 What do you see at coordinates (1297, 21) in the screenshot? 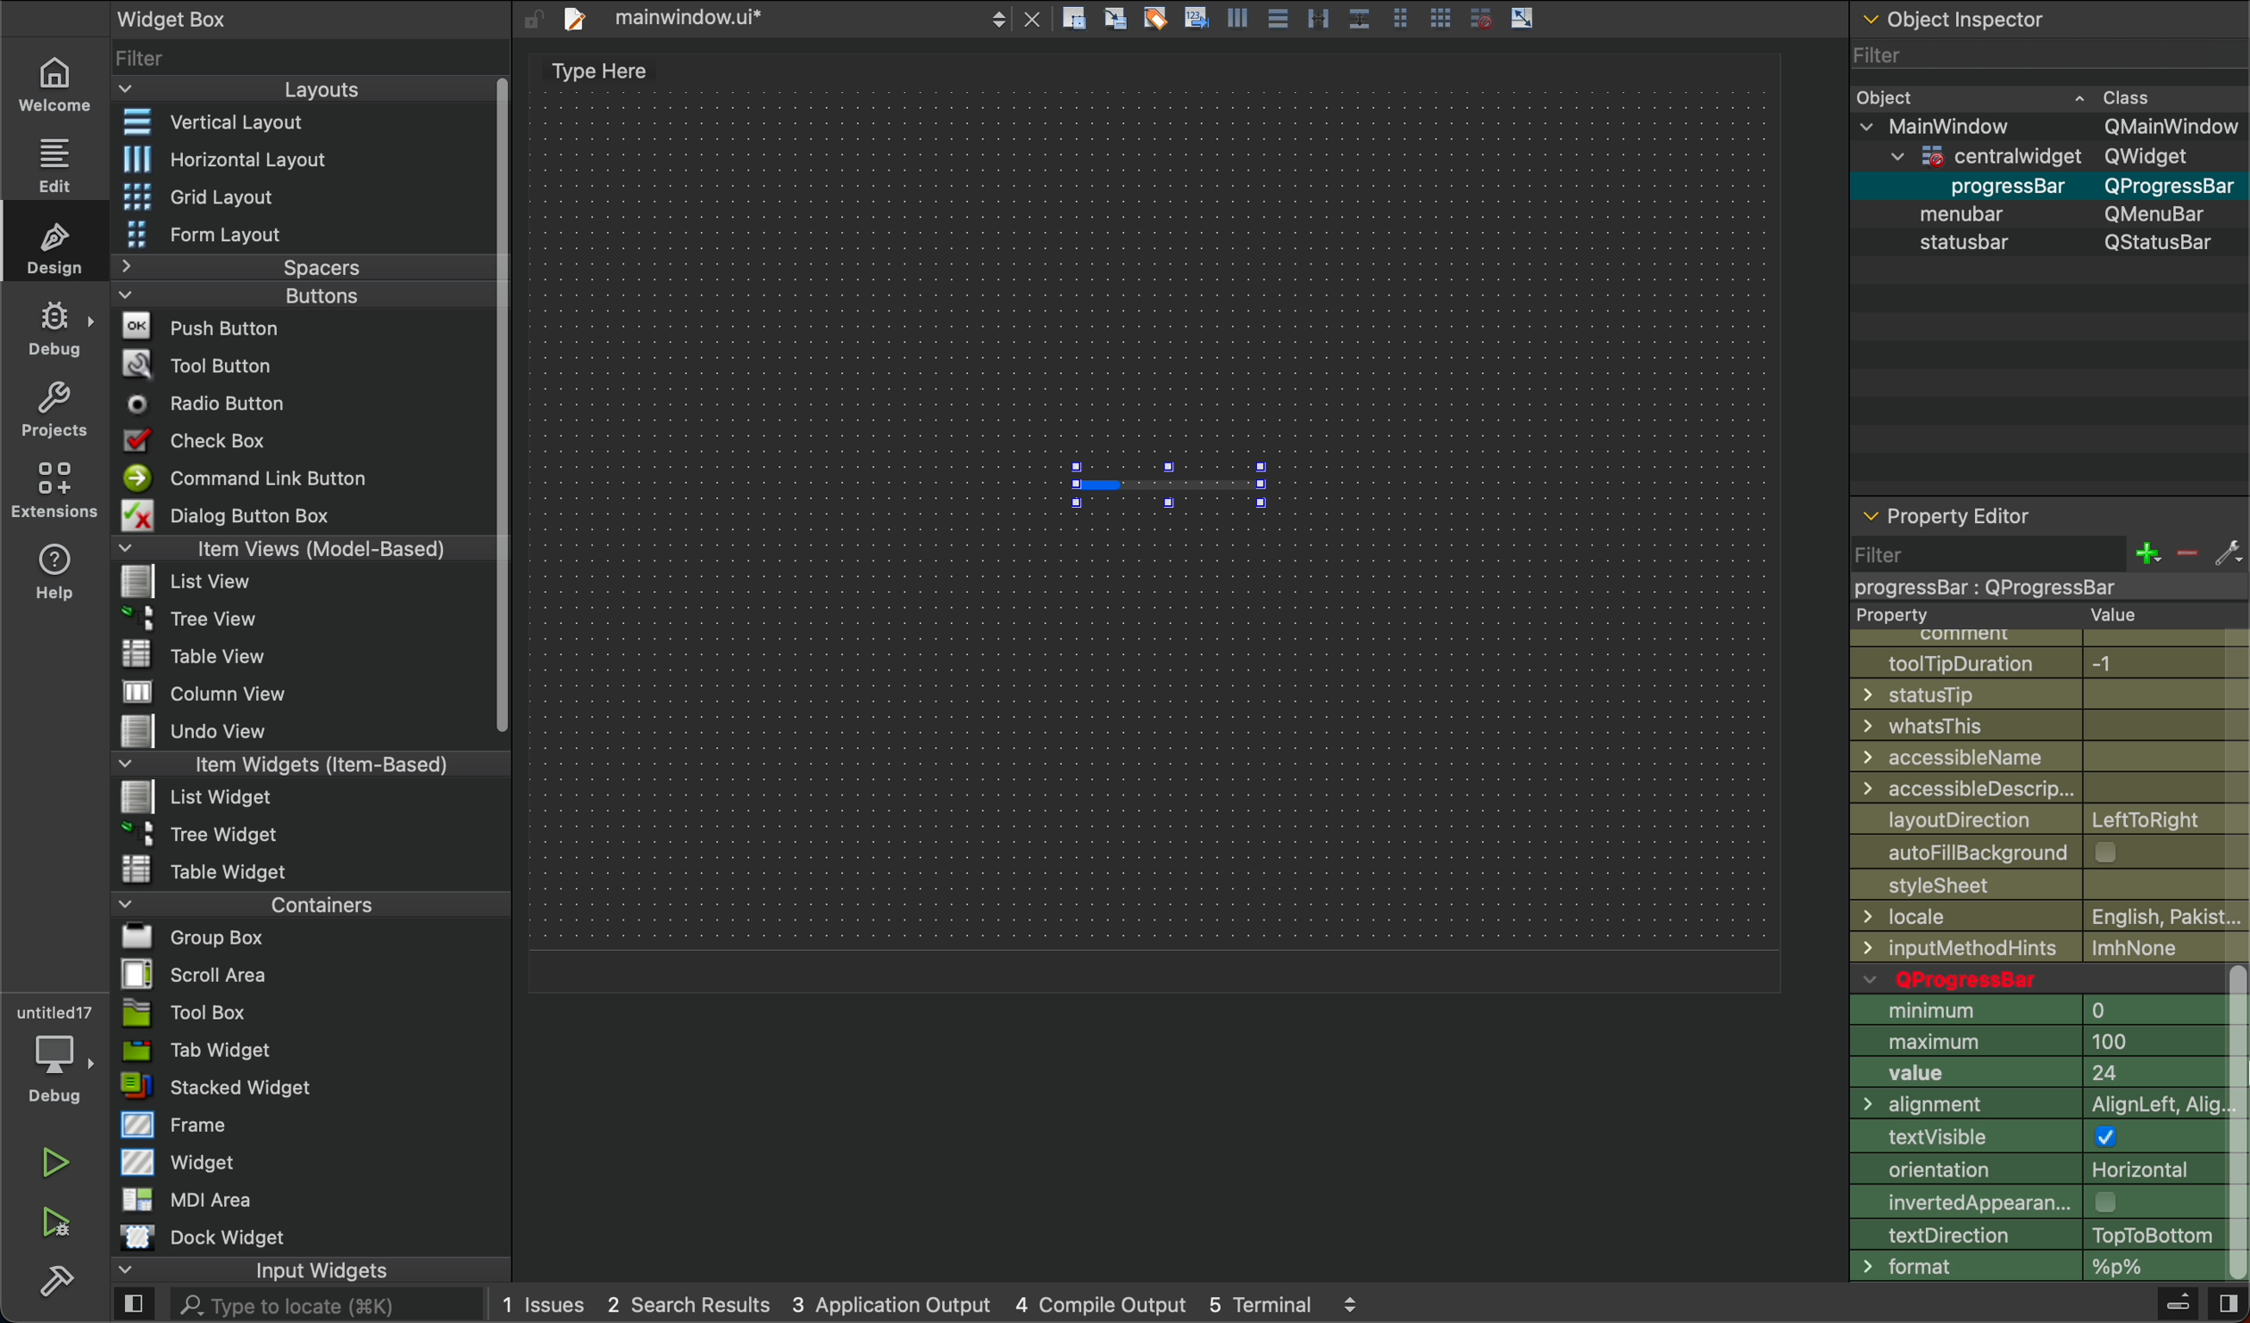
I see `layout actions buttons` at bounding box center [1297, 21].